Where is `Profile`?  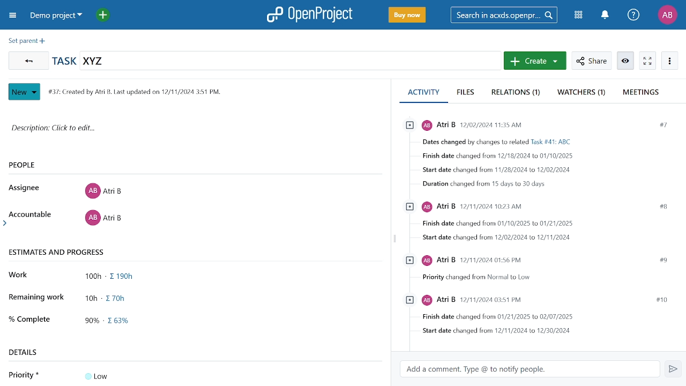
Profile is located at coordinates (668, 15).